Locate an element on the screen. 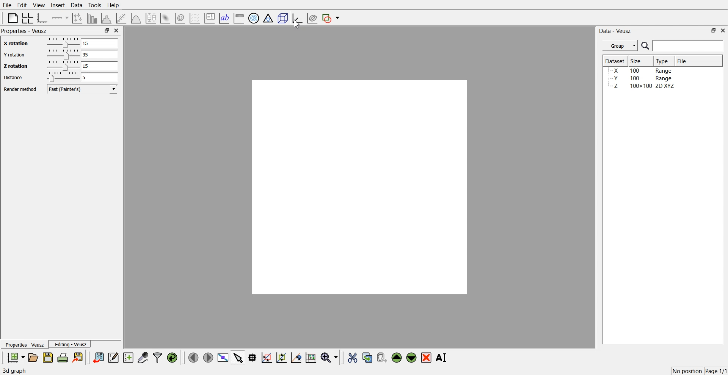 The width and height of the screenshot is (728, 375). Plot covariance ellipsis is located at coordinates (312, 19).